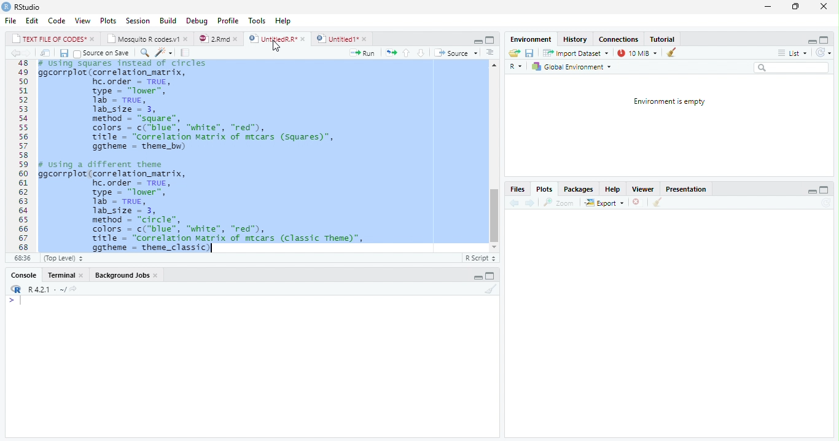 The width and height of the screenshot is (839, 441). Describe the element at coordinates (477, 276) in the screenshot. I see `hide r script` at that location.